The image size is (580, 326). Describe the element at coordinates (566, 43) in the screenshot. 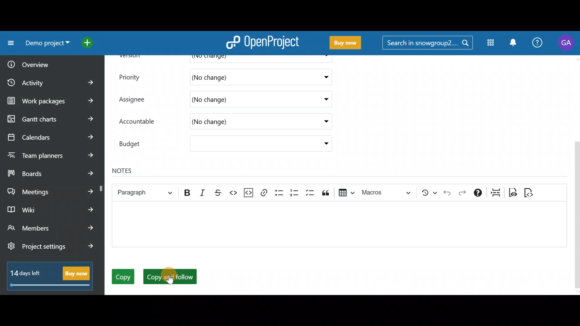

I see `Account name` at that location.